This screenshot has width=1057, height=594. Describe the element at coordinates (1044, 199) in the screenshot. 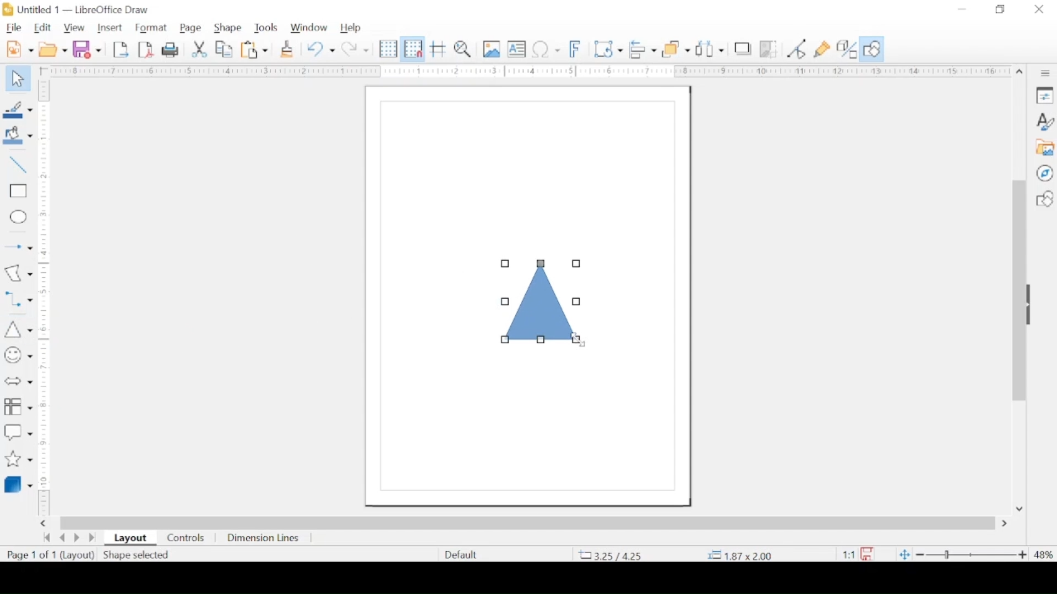

I see `shapes` at that location.